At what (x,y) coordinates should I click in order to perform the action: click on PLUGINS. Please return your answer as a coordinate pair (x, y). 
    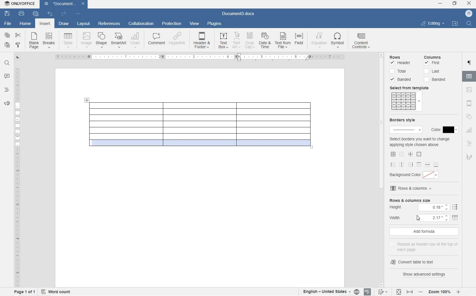
    Looking at the image, I should click on (215, 24).